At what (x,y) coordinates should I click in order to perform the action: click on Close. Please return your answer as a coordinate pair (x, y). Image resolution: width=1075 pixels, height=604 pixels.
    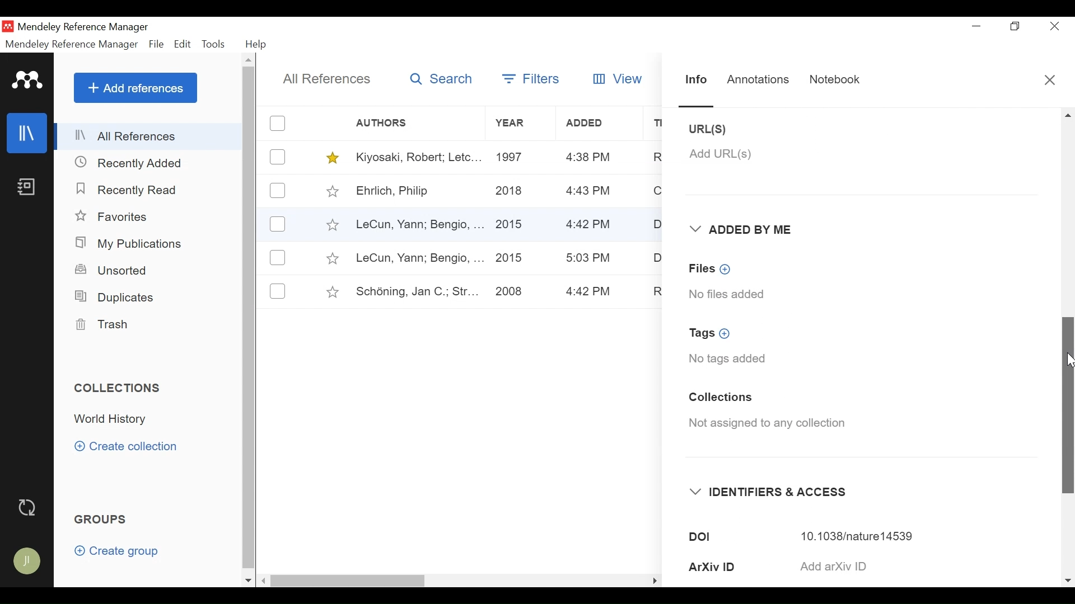
    Looking at the image, I should click on (1050, 83).